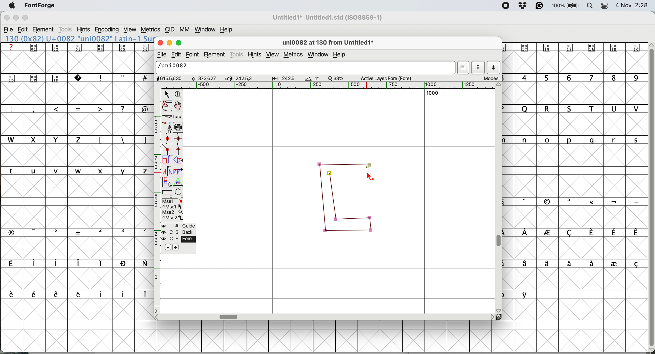  I want to click on glyph name, so click(304, 67).